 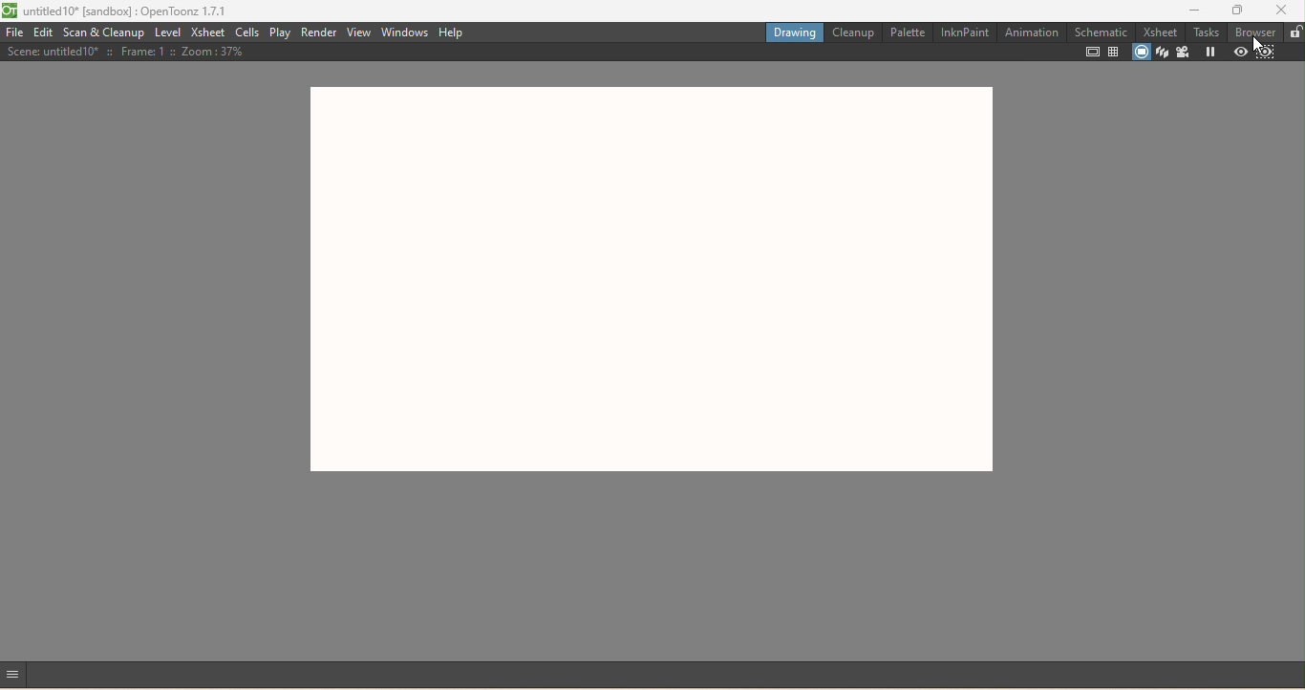 What do you see at coordinates (278, 33) in the screenshot?
I see `Play` at bounding box center [278, 33].